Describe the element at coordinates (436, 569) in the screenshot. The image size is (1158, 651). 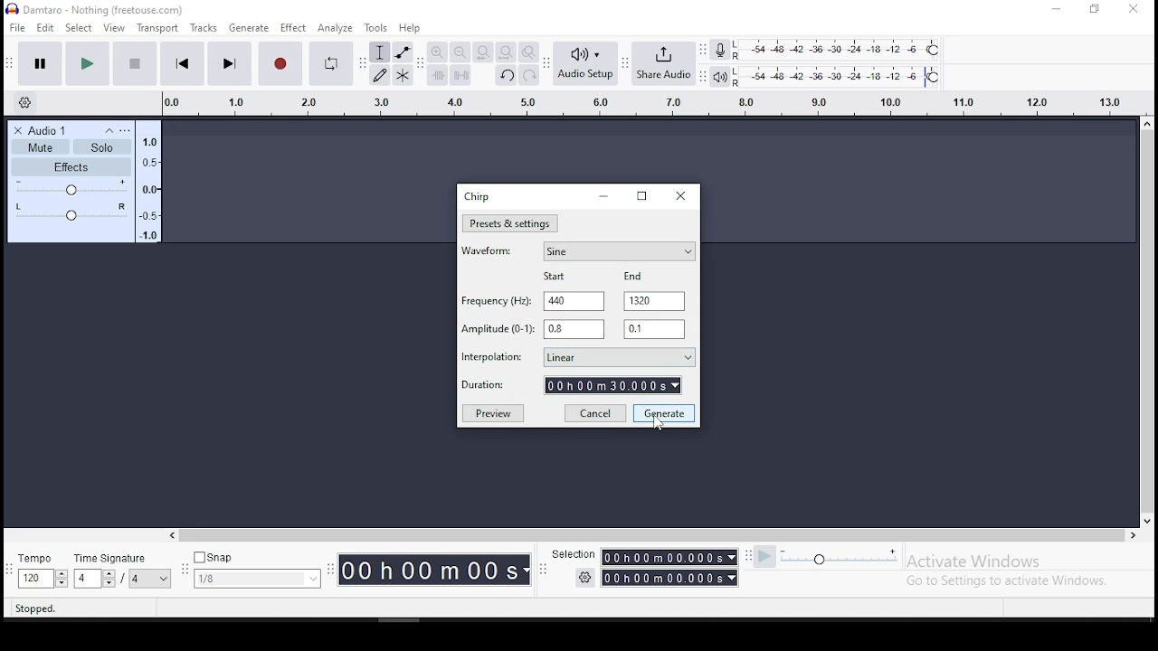
I see `duration` at that location.